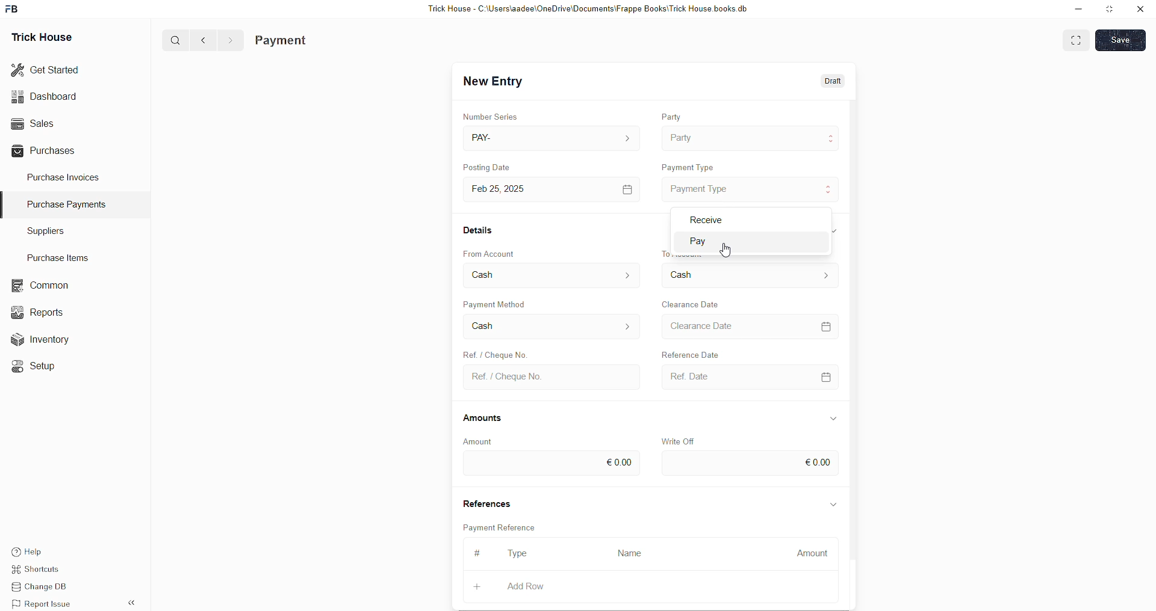 Image resolution: width=1156 pixels, height=611 pixels. I want to click on Cash, so click(487, 325).